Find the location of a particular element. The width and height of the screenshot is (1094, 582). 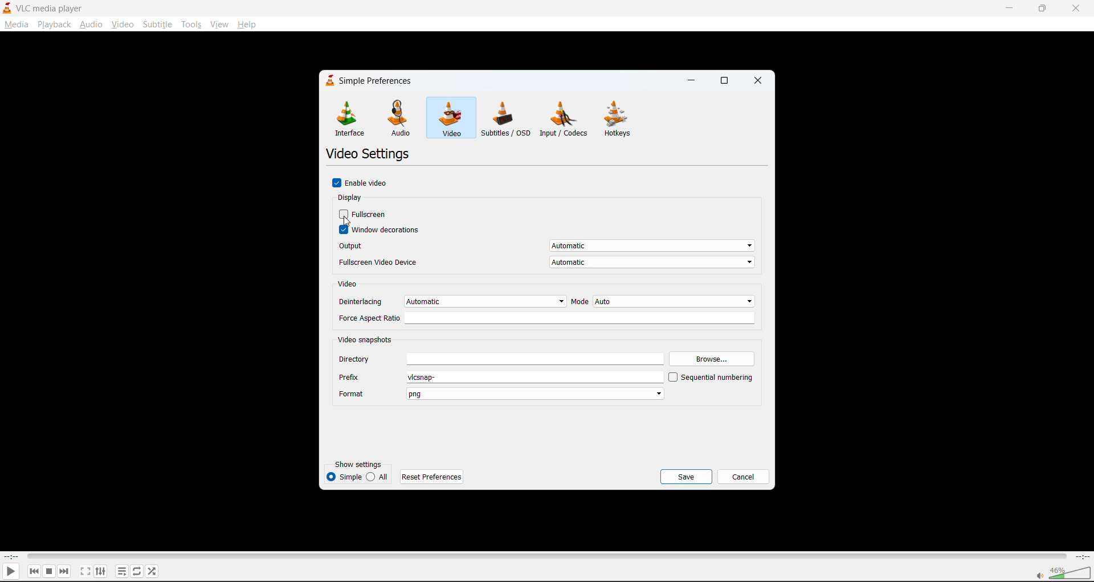

show settings is located at coordinates (358, 464).